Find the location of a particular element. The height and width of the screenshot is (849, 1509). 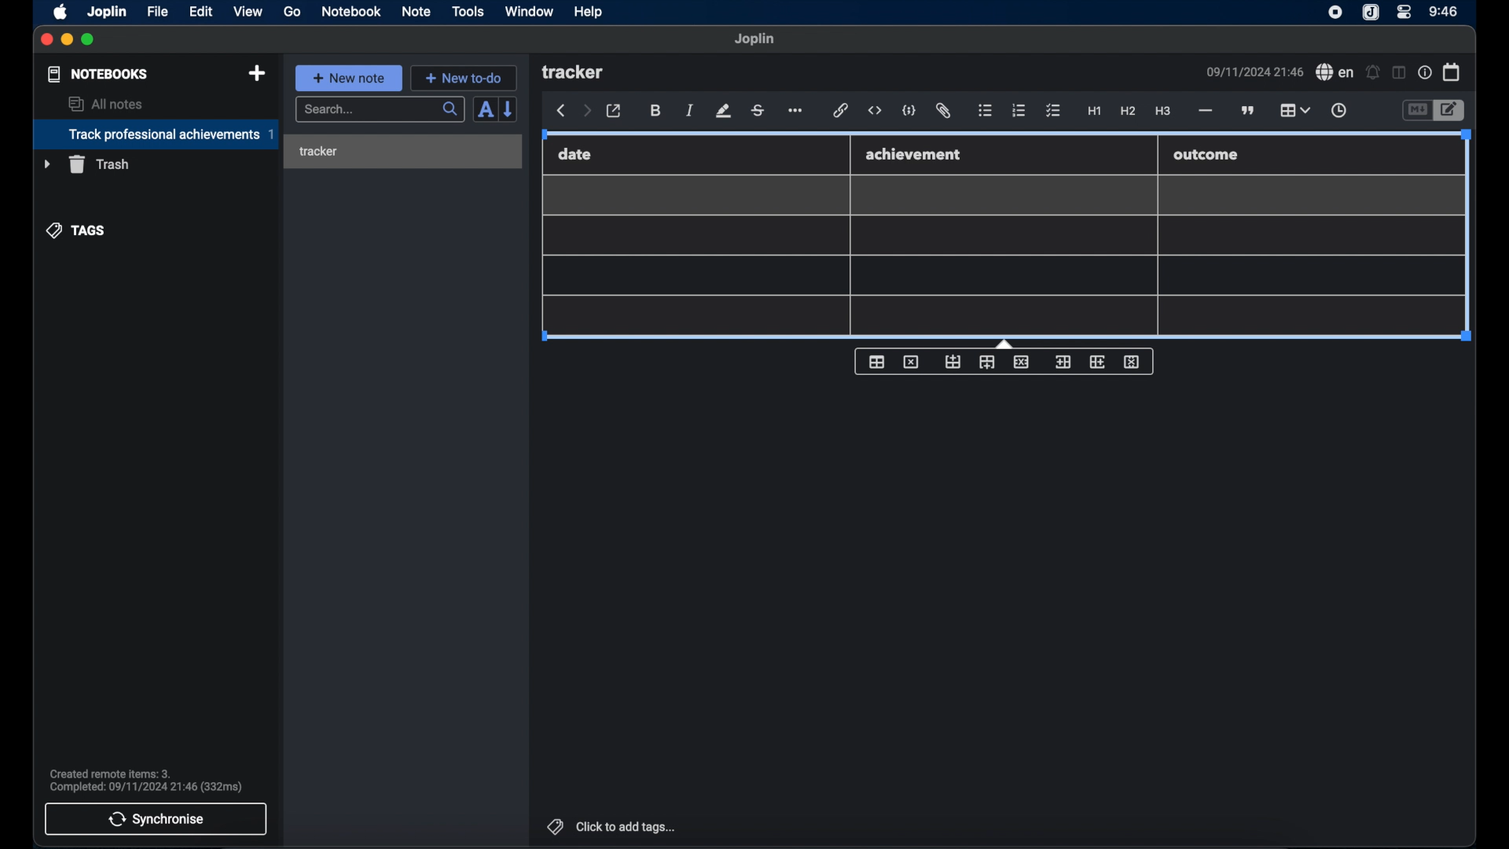

date and time is located at coordinates (1254, 72).